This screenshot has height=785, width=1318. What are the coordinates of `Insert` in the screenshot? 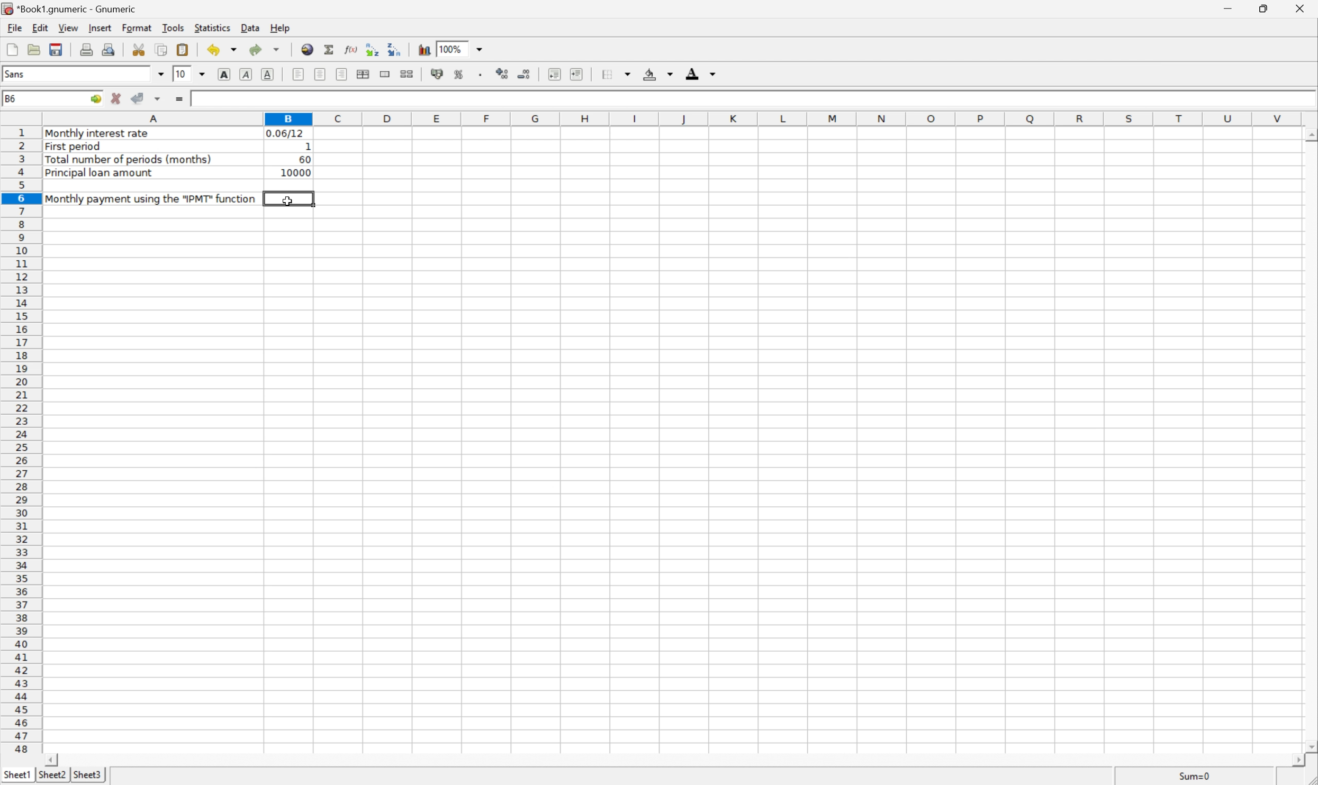 It's located at (102, 28).